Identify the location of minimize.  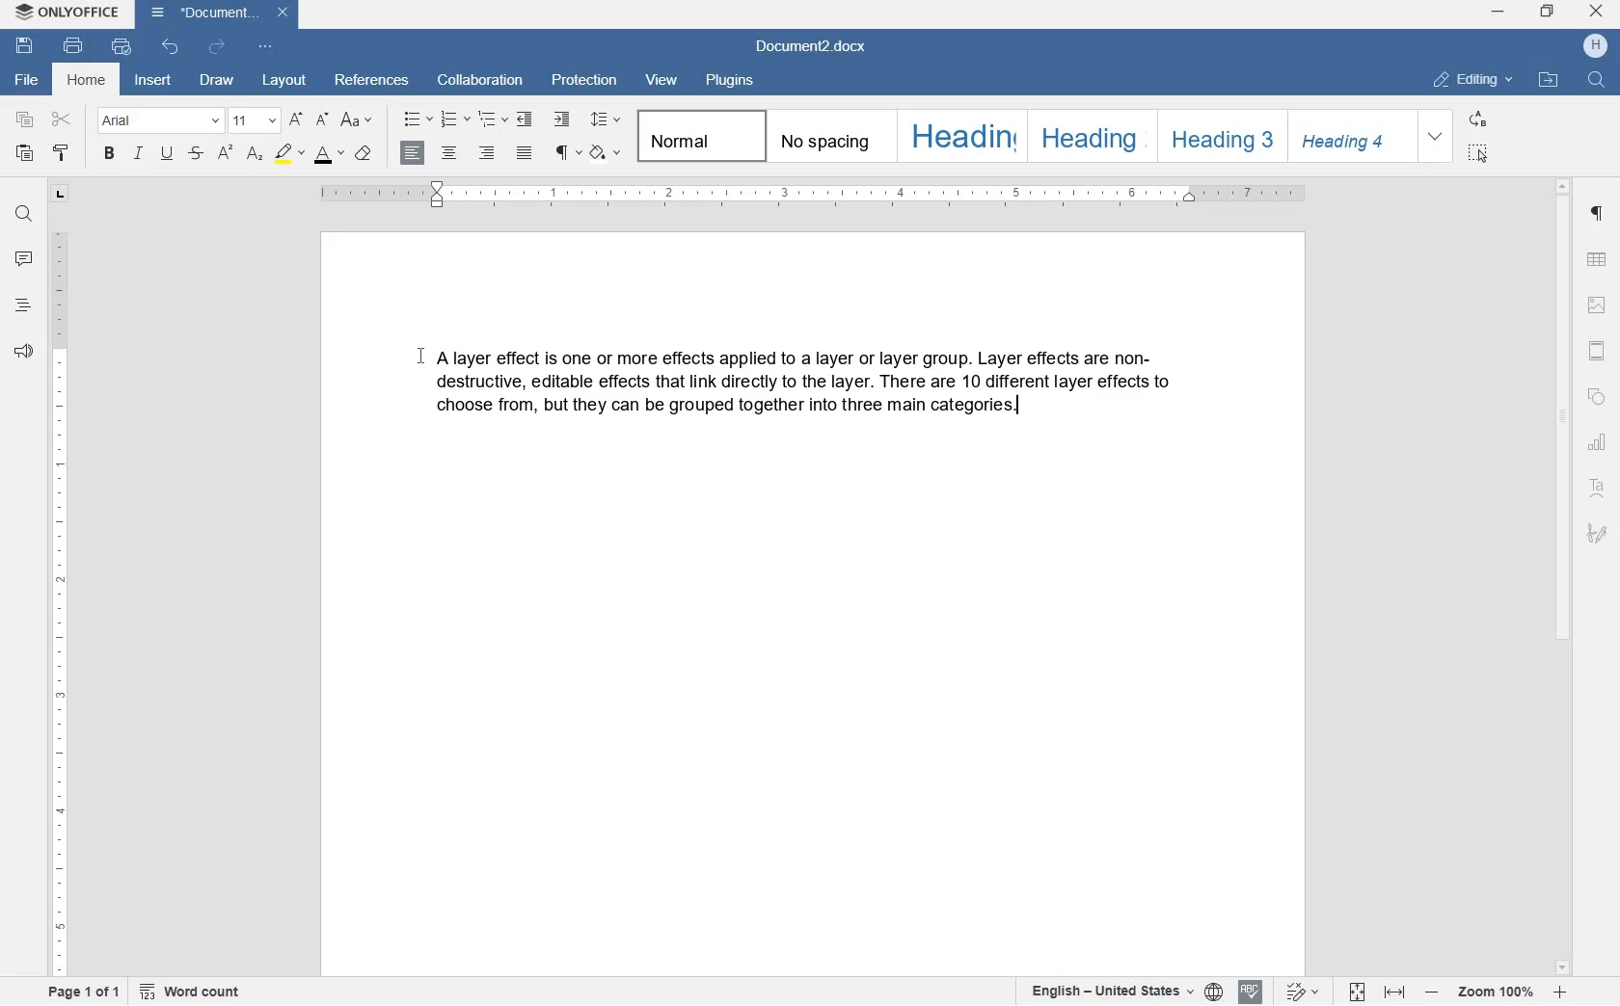
(1498, 13).